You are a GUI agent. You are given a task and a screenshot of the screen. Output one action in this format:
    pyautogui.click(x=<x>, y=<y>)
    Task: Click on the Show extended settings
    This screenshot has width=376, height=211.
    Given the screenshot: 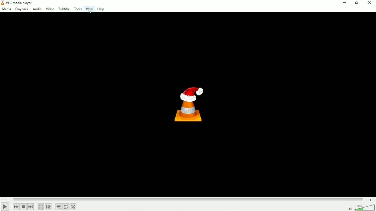 What is the action you would take?
    pyautogui.click(x=48, y=207)
    